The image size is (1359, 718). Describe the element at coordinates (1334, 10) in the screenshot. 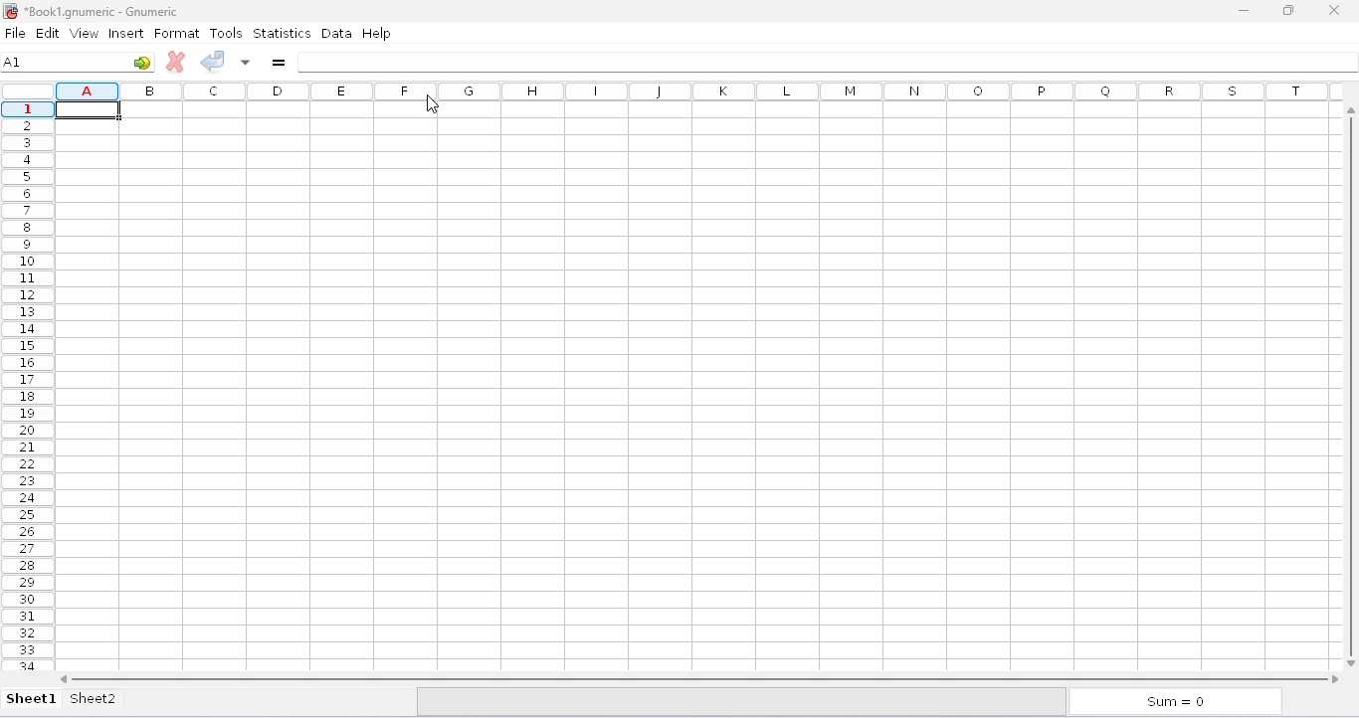

I see `close` at that location.